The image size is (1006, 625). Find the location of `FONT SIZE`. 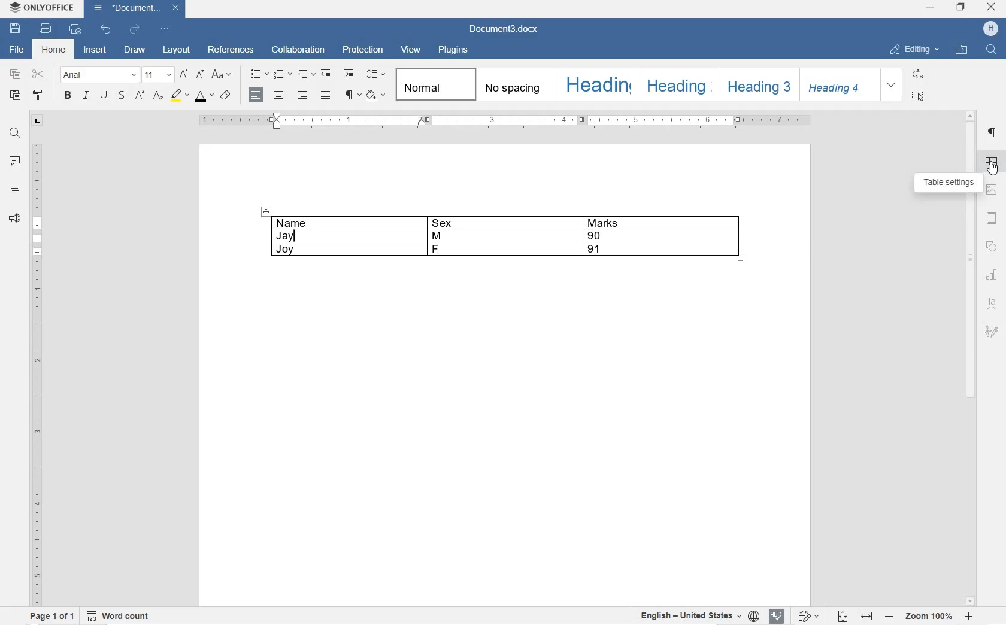

FONT SIZE is located at coordinates (159, 75).